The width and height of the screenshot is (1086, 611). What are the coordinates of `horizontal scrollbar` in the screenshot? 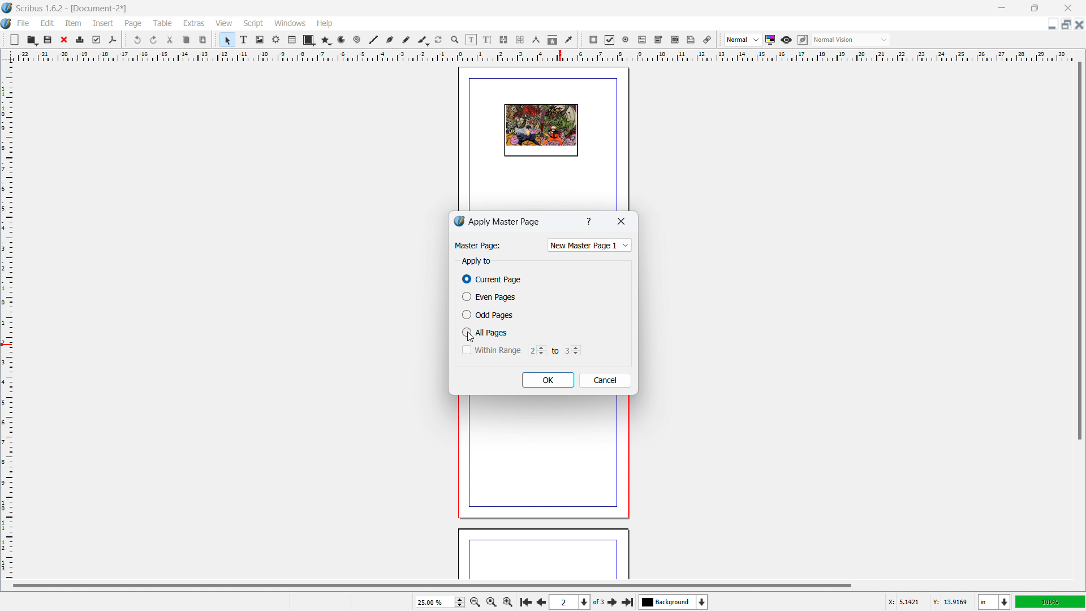 It's located at (432, 585).